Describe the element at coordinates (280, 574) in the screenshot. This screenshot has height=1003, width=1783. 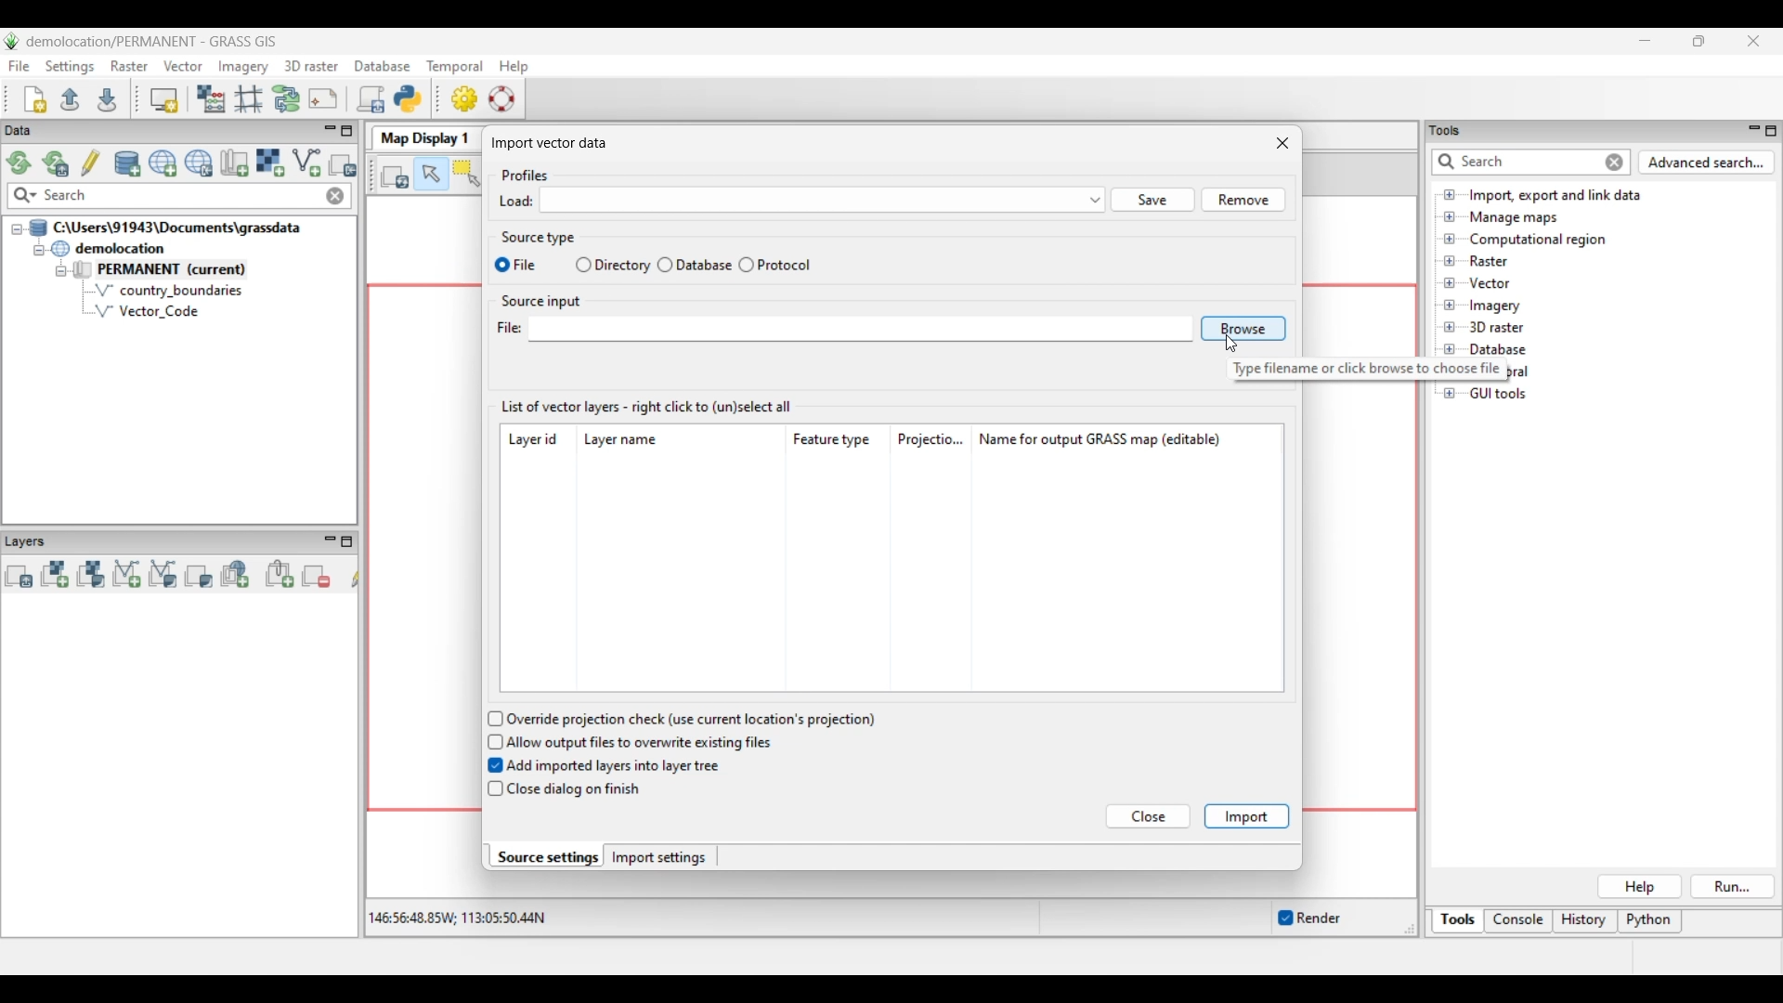
I see `Add group` at that location.